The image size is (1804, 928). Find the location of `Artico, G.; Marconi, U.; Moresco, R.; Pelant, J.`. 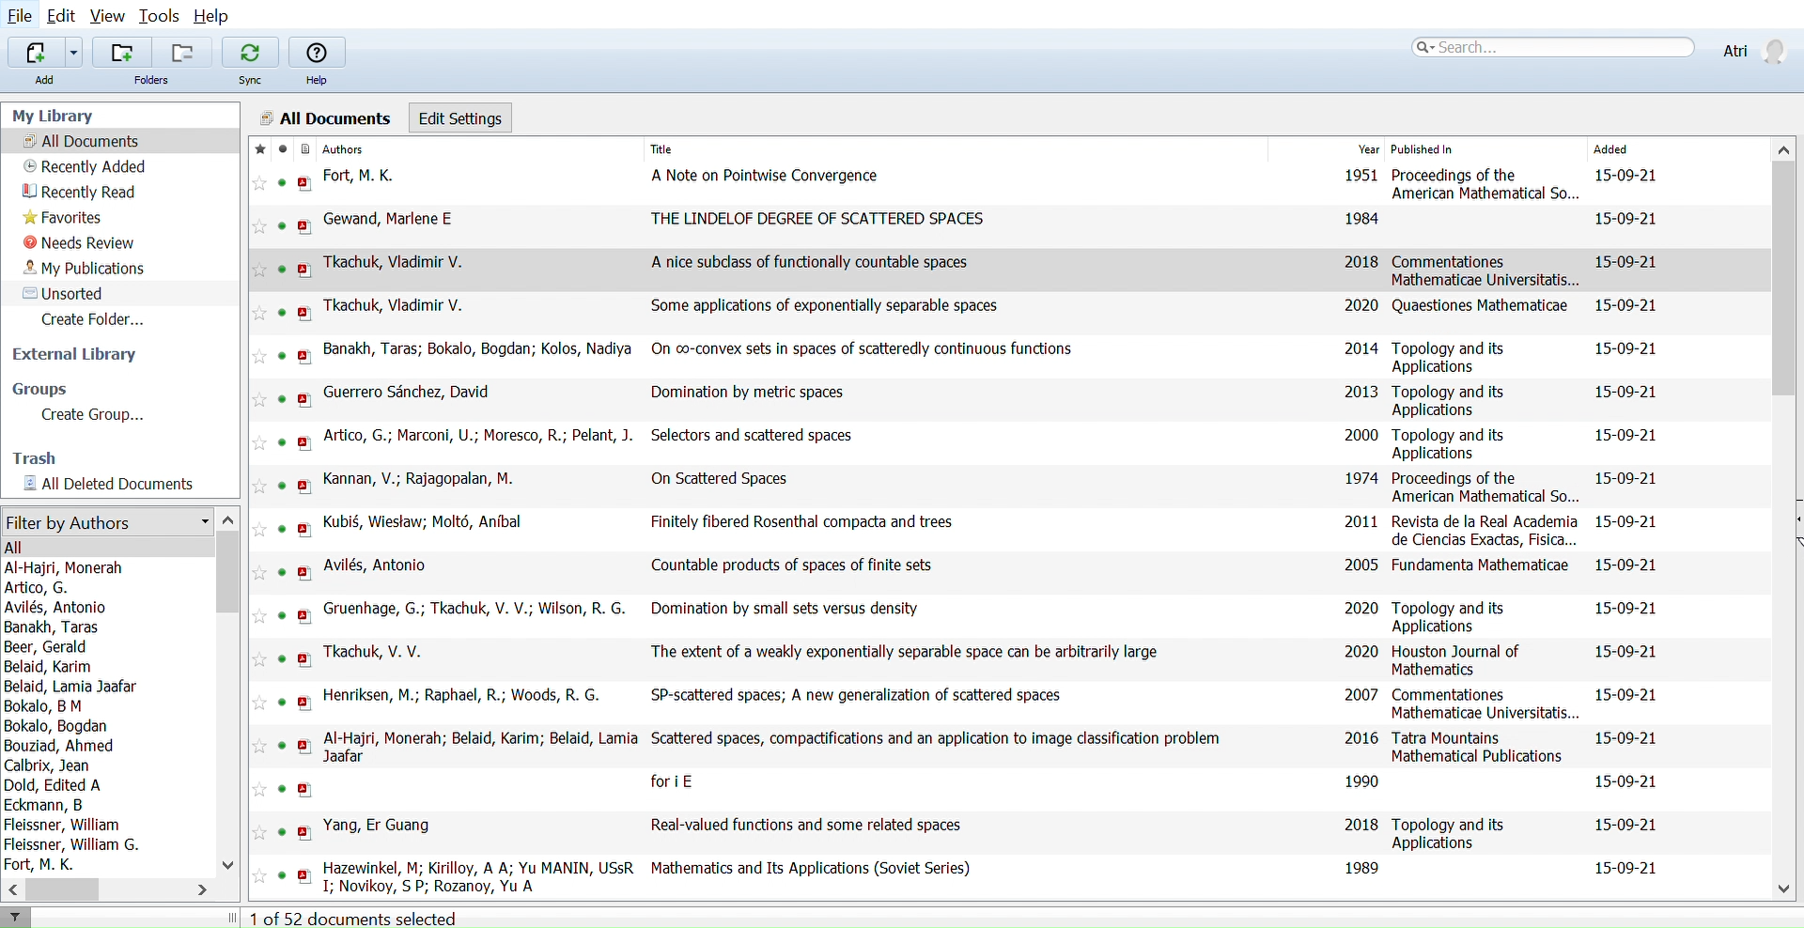

Artico, G.; Marconi, U.; Moresco, R.; Pelant, J. is located at coordinates (477, 435).